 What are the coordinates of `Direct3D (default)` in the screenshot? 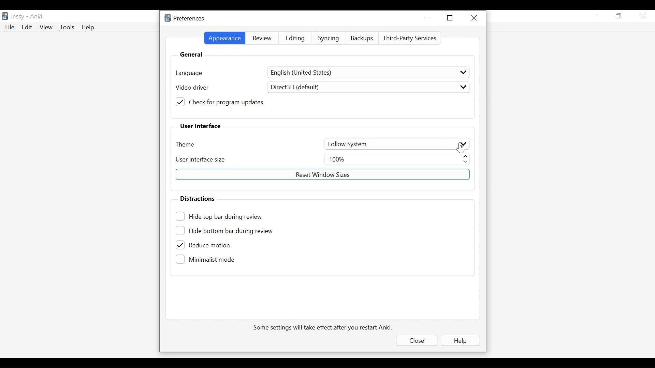 It's located at (368, 87).